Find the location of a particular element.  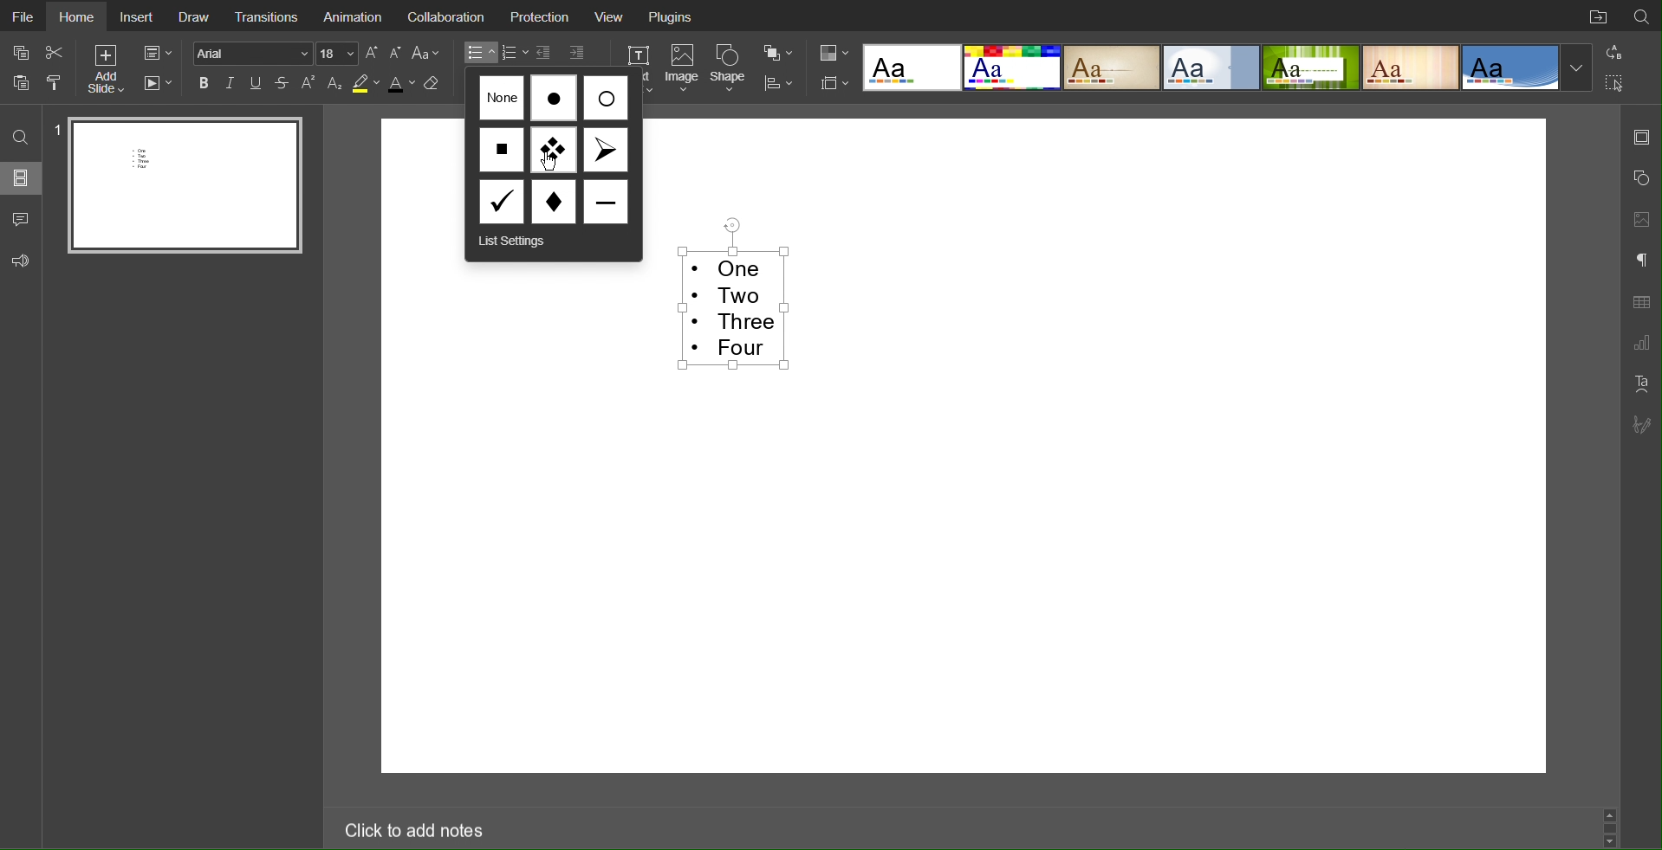

Colors is located at coordinates (833, 53).